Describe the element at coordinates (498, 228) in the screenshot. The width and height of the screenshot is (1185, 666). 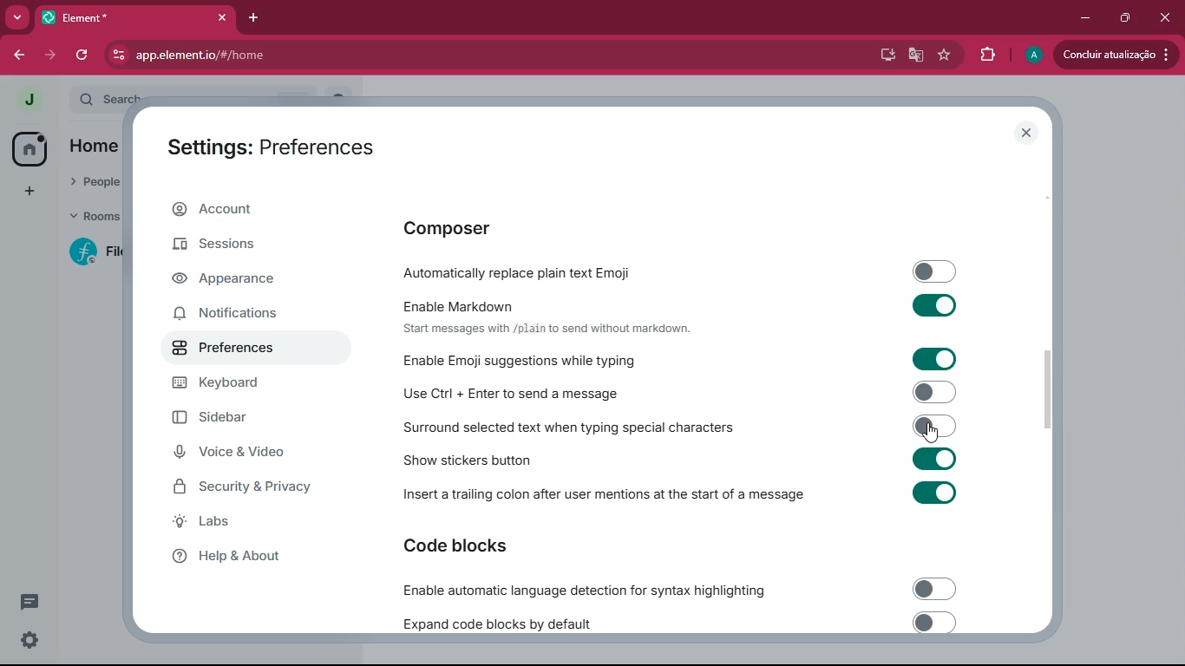
I see `composer` at that location.